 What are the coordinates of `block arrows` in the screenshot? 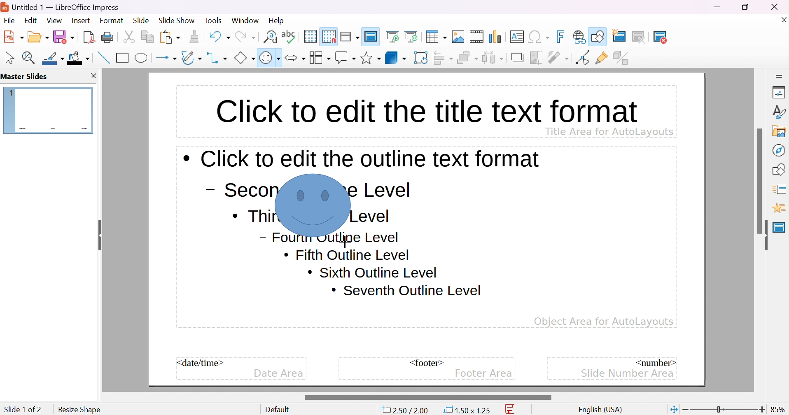 It's located at (295, 58).